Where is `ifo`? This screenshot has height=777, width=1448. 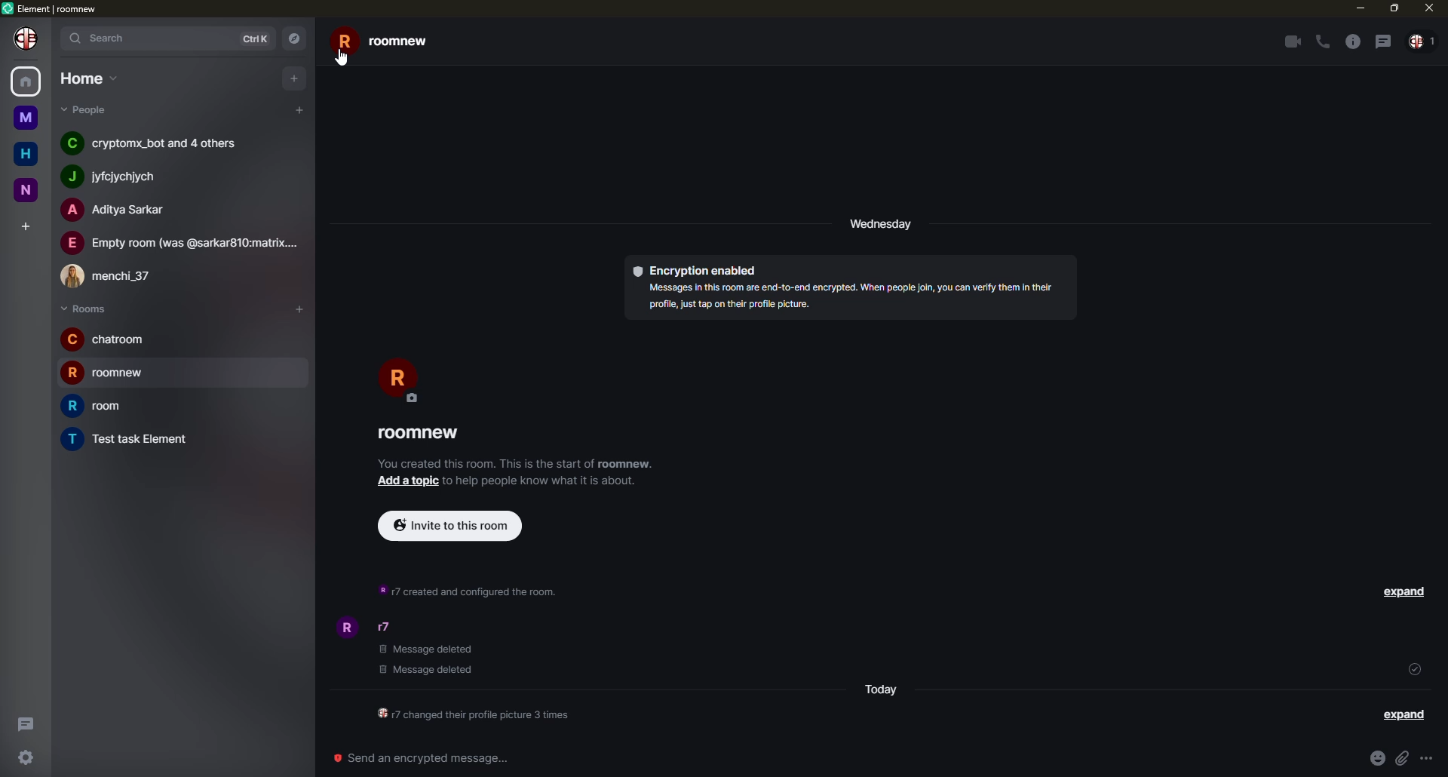 ifo is located at coordinates (546, 481).